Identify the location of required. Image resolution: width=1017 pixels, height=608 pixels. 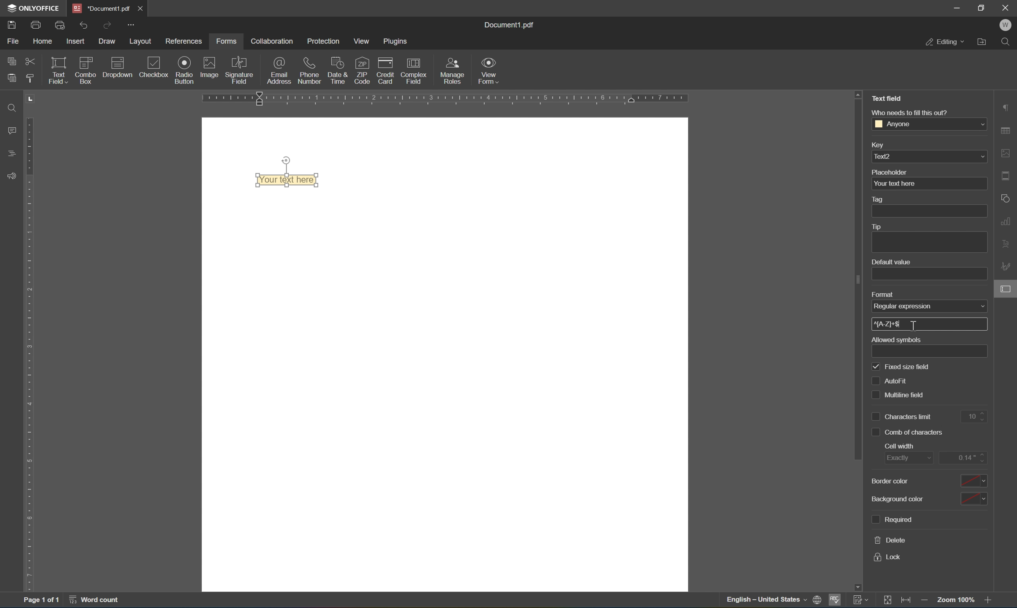
(895, 520).